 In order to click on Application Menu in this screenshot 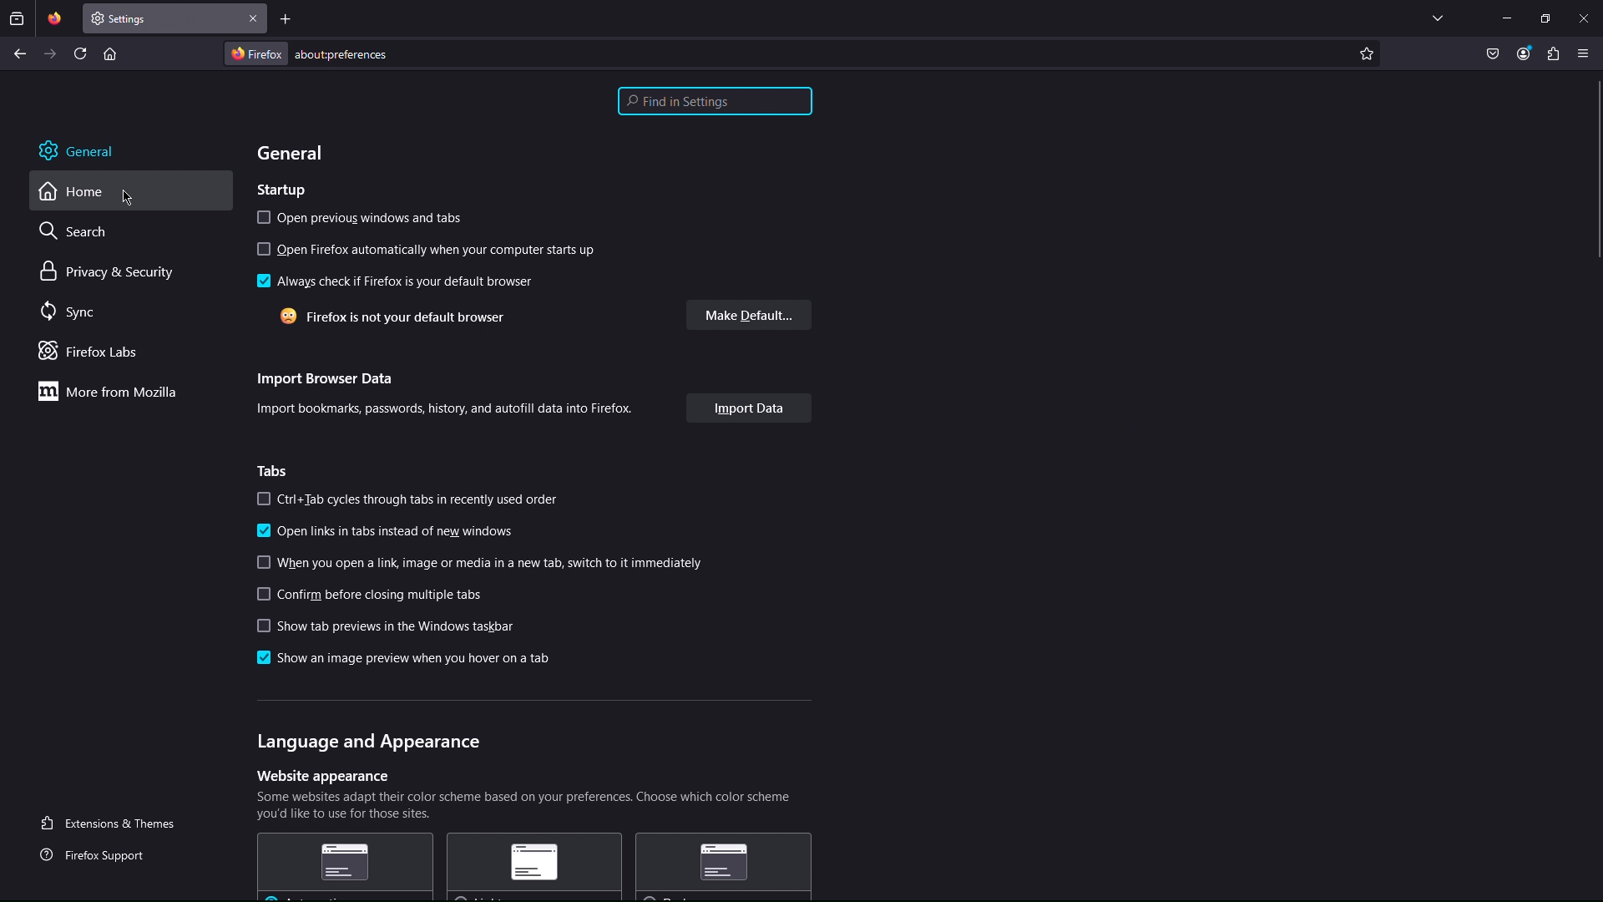, I will do `click(1584, 55)`.